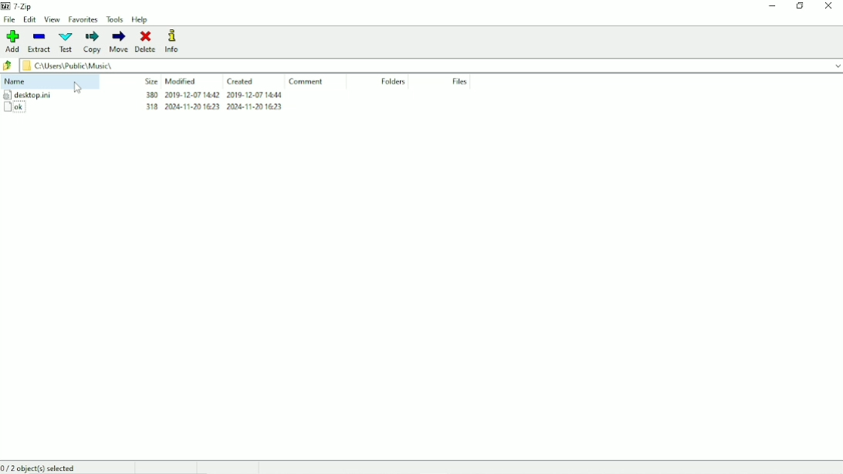 Image resolution: width=843 pixels, height=474 pixels. I want to click on 0/2 object(s) selected, so click(40, 467).